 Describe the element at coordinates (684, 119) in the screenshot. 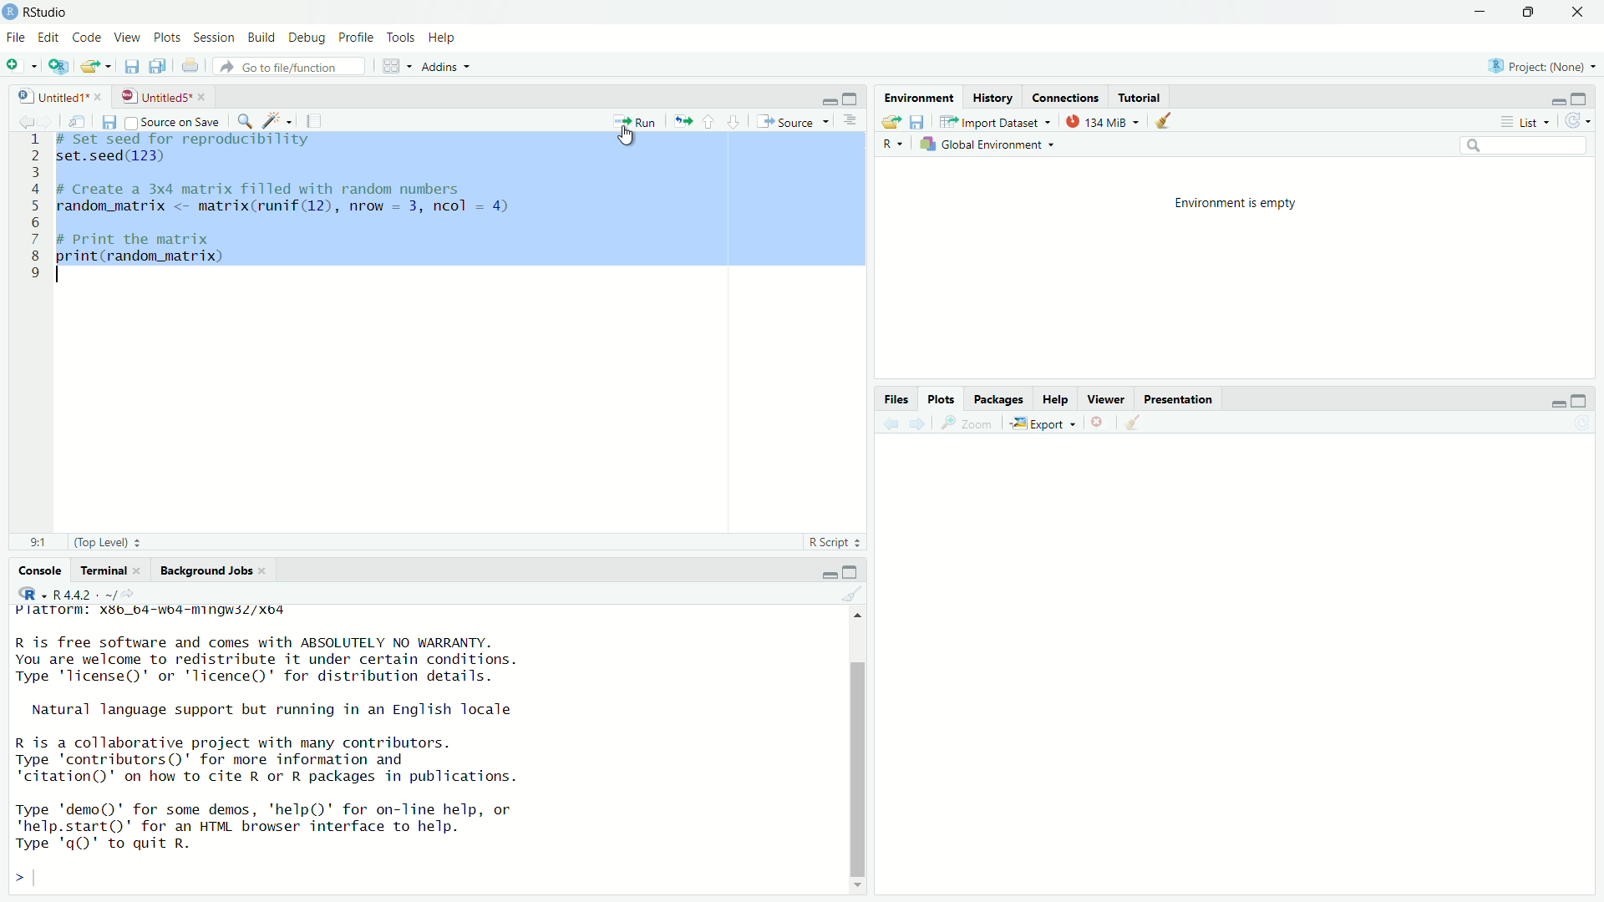

I see `move` at that location.